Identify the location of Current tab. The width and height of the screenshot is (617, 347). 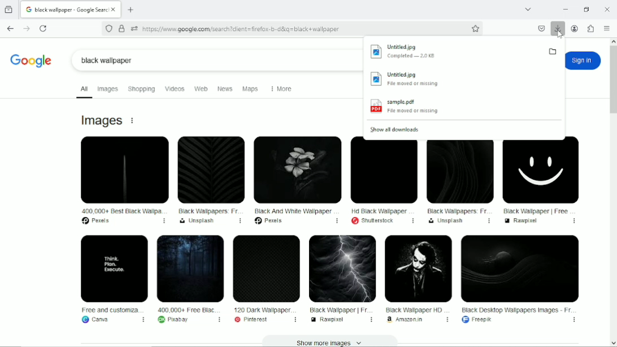
(67, 9).